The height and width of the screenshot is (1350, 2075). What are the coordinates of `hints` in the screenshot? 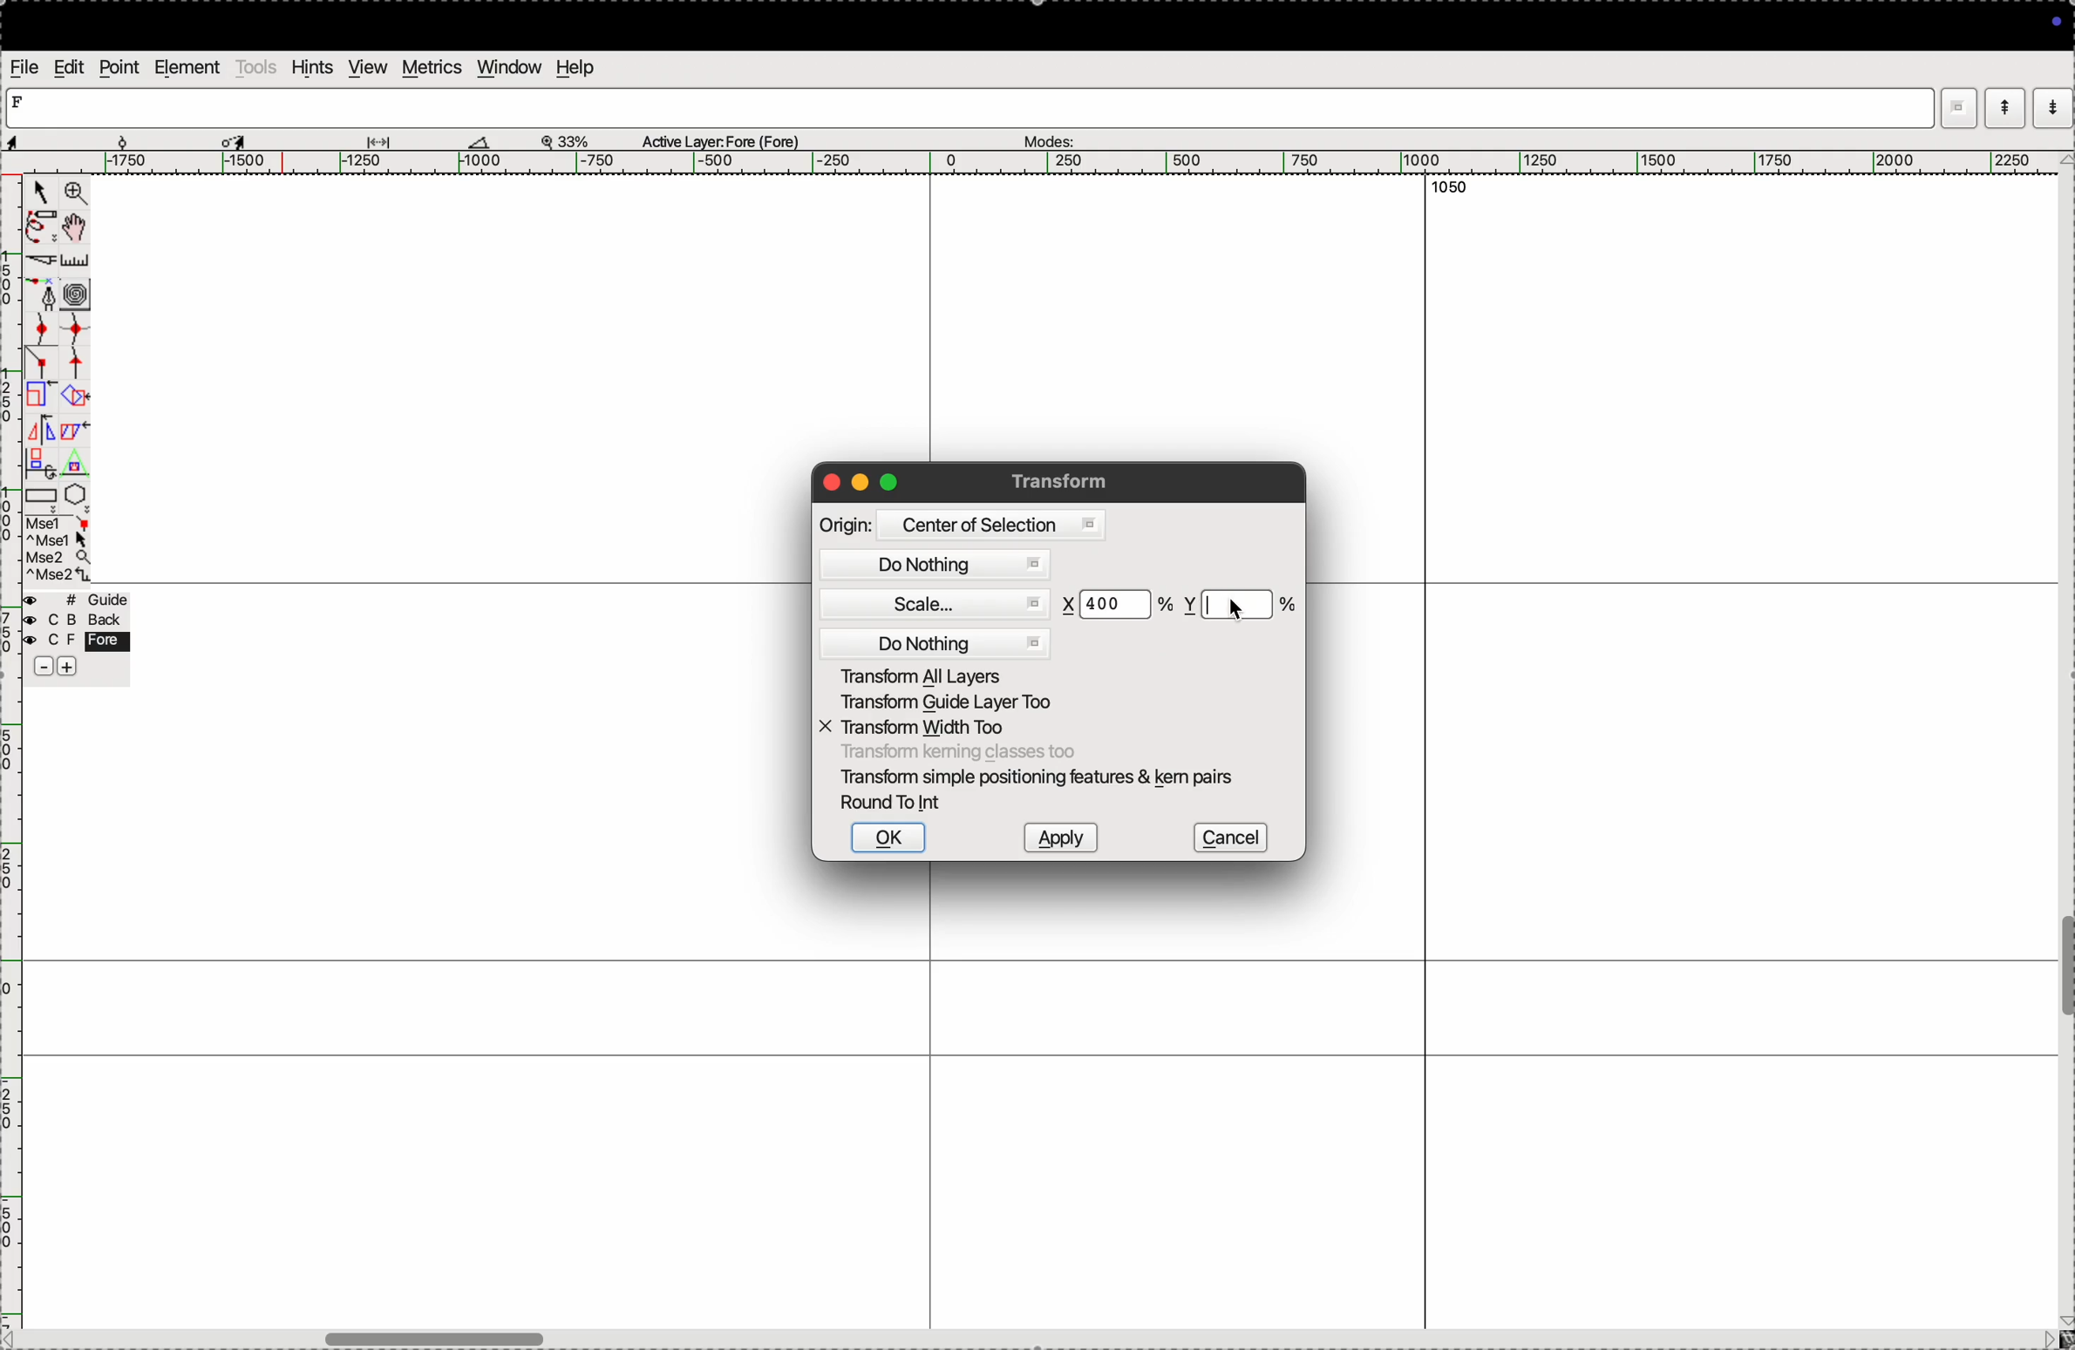 It's located at (313, 67).